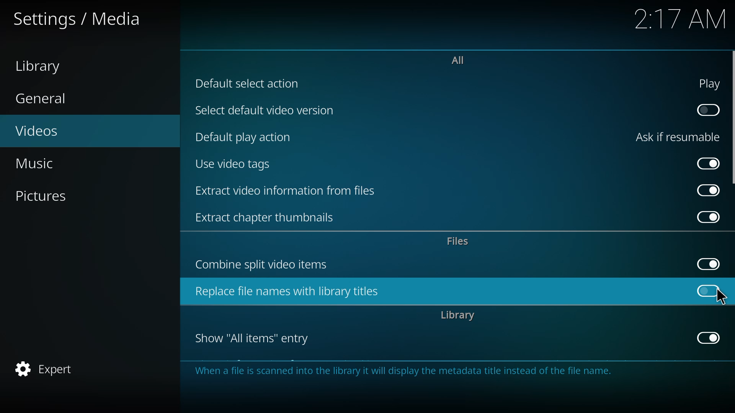  I want to click on library, so click(458, 315).